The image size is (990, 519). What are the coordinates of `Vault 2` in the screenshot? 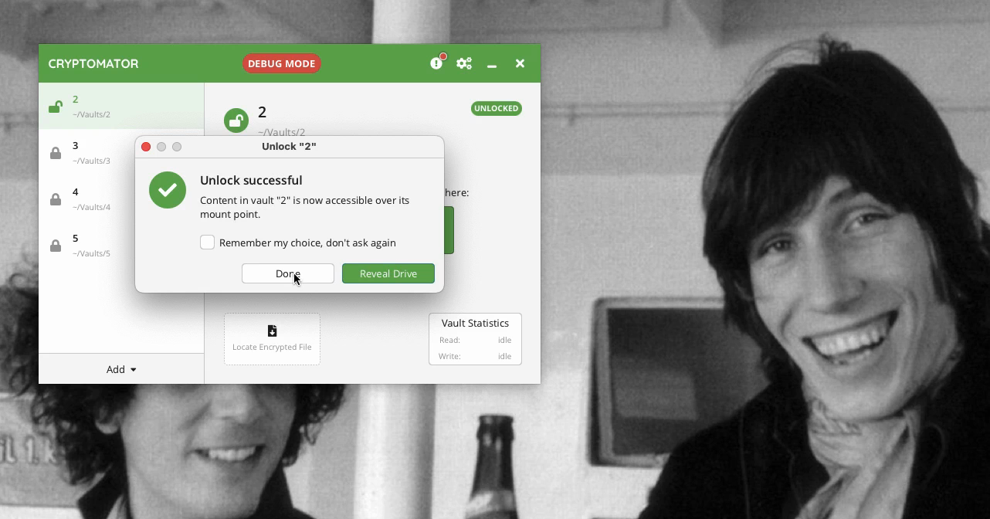 It's located at (290, 119).